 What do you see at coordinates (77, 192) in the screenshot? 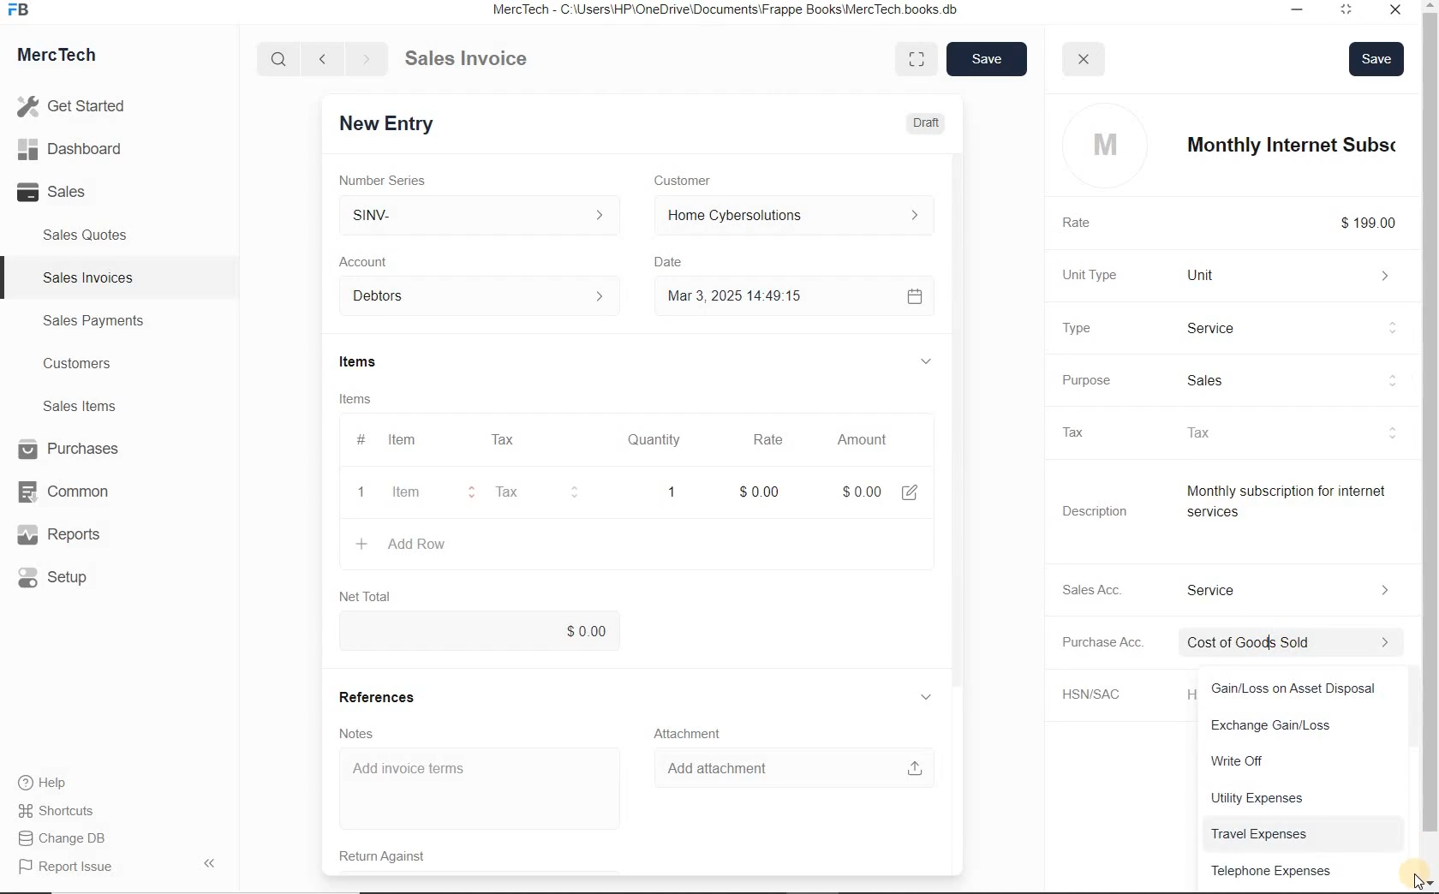
I see `Sales` at bounding box center [77, 192].